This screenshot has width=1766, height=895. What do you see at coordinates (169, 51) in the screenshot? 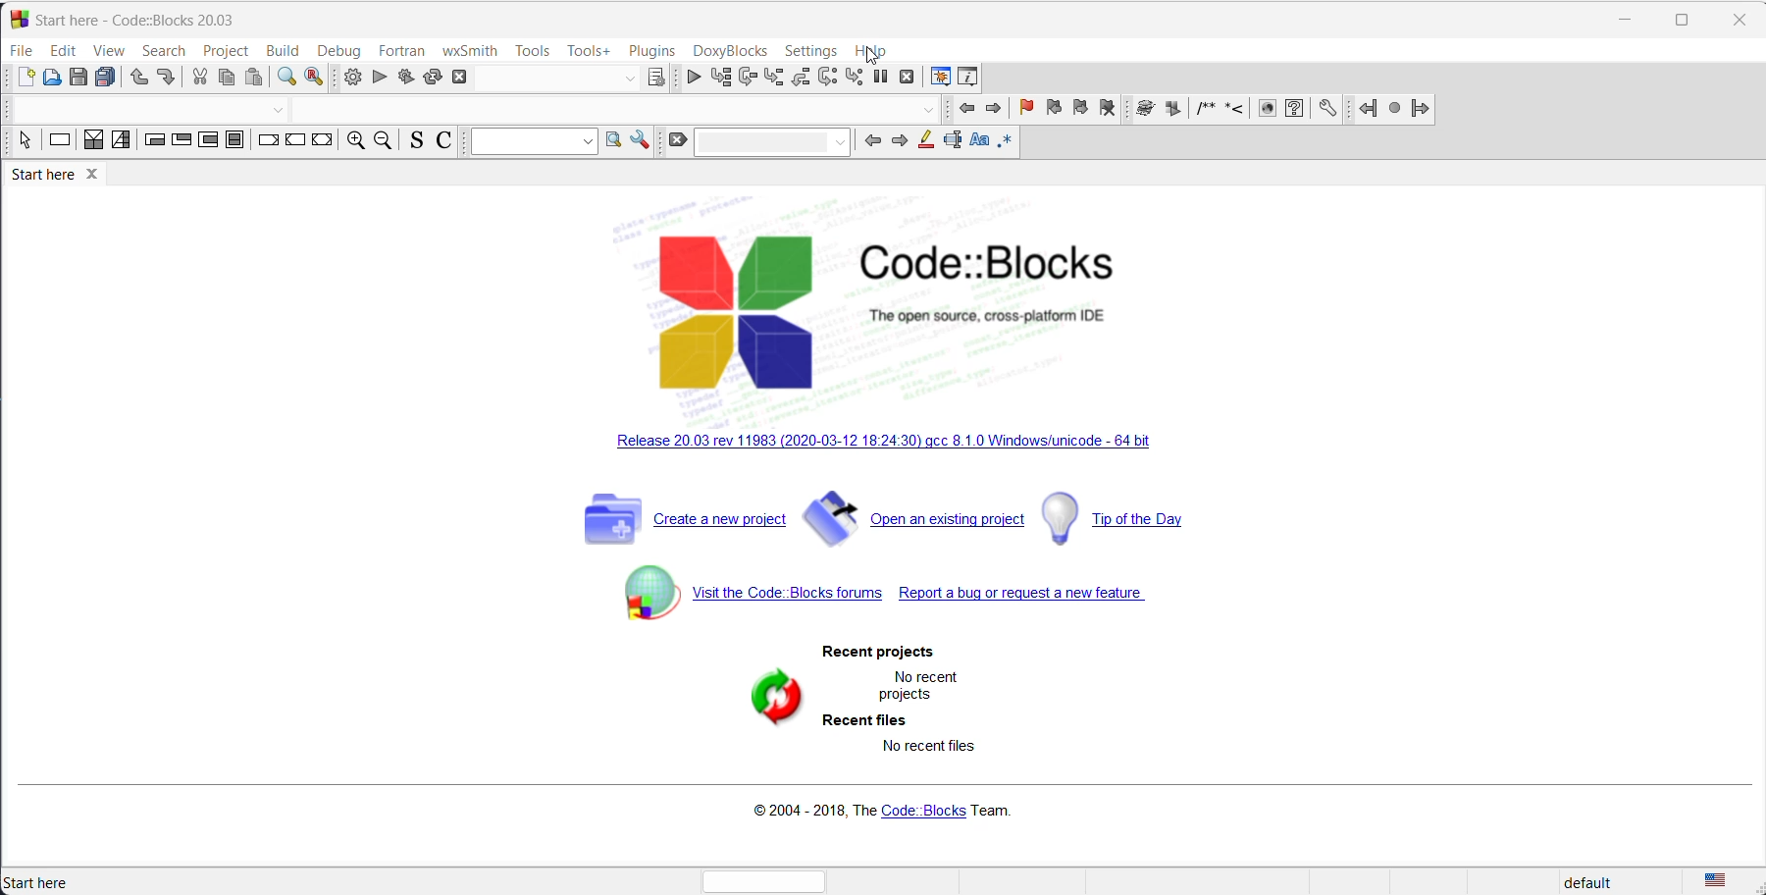
I see `search` at bounding box center [169, 51].